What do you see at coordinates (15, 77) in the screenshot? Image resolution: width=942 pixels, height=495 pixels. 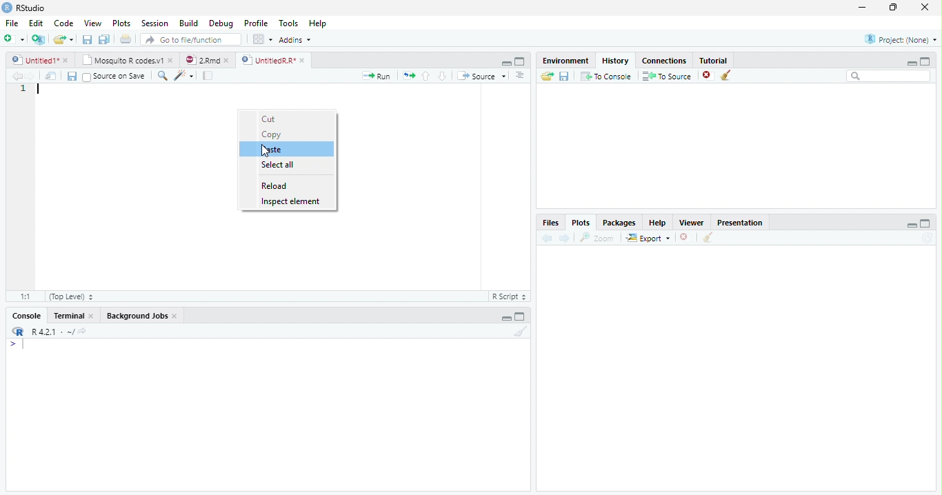 I see `Previous` at bounding box center [15, 77].